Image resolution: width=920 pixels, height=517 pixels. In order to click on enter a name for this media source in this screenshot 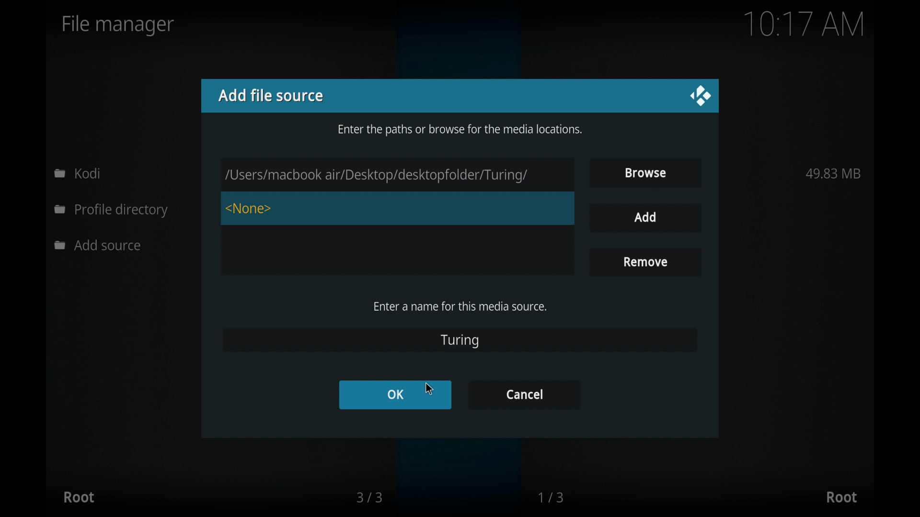, I will do `click(460, 306)`.